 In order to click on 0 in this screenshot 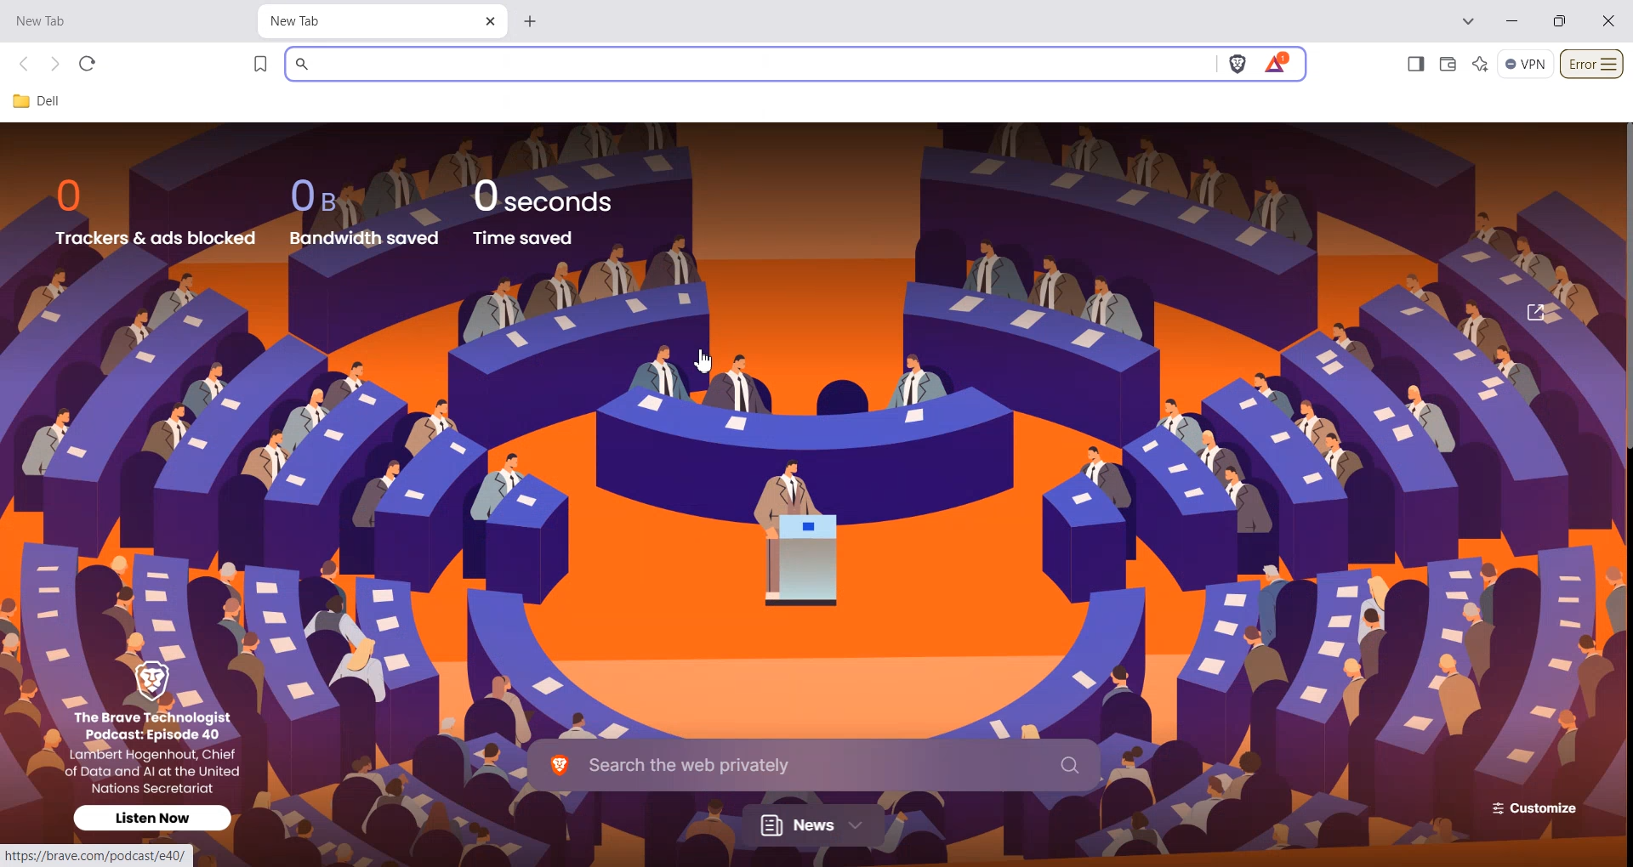, I will do `click(77, 195)`.